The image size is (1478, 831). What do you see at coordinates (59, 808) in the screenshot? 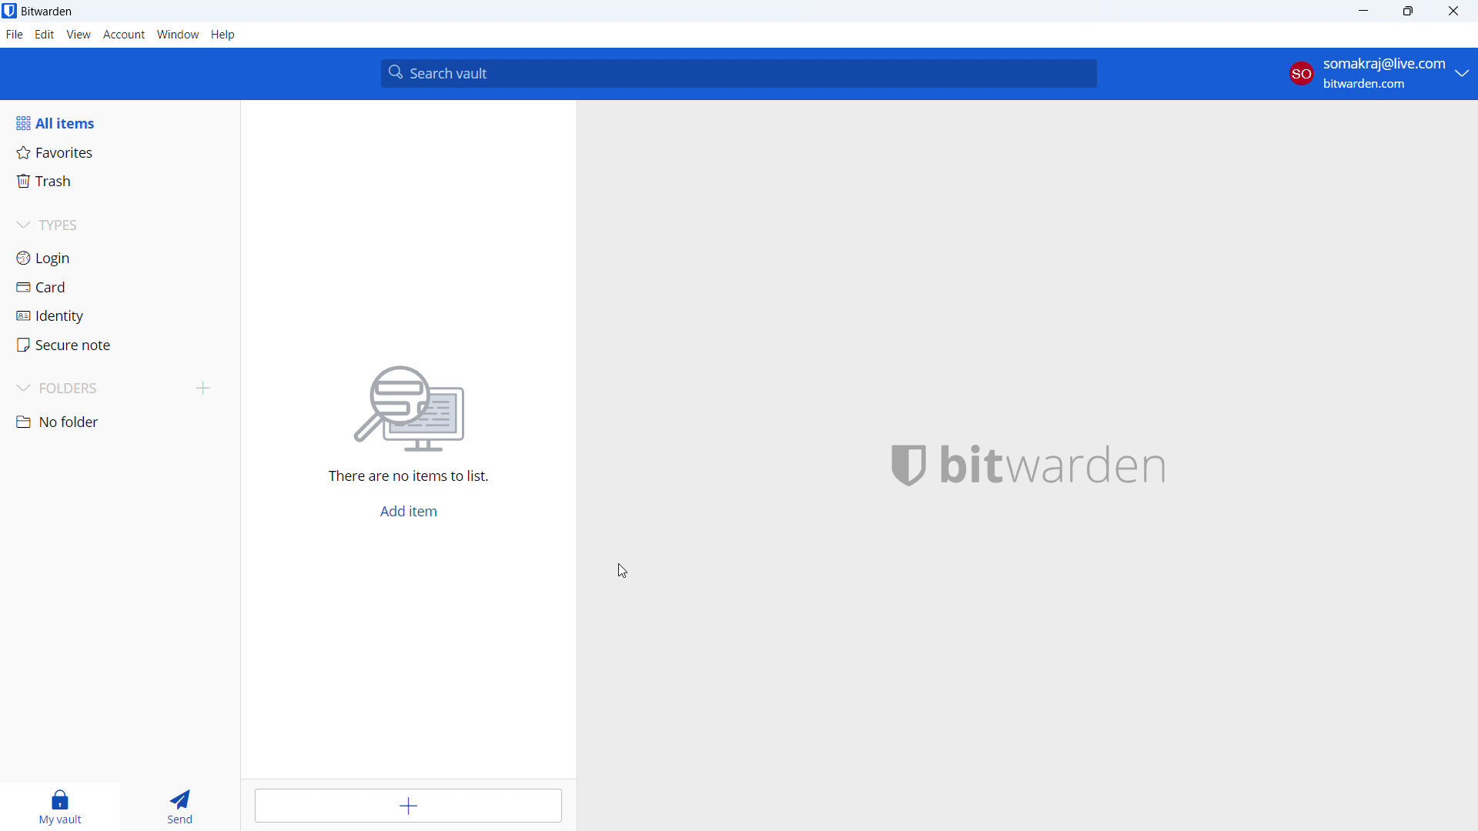
I see `my vault` at bounding box center [59, 808].